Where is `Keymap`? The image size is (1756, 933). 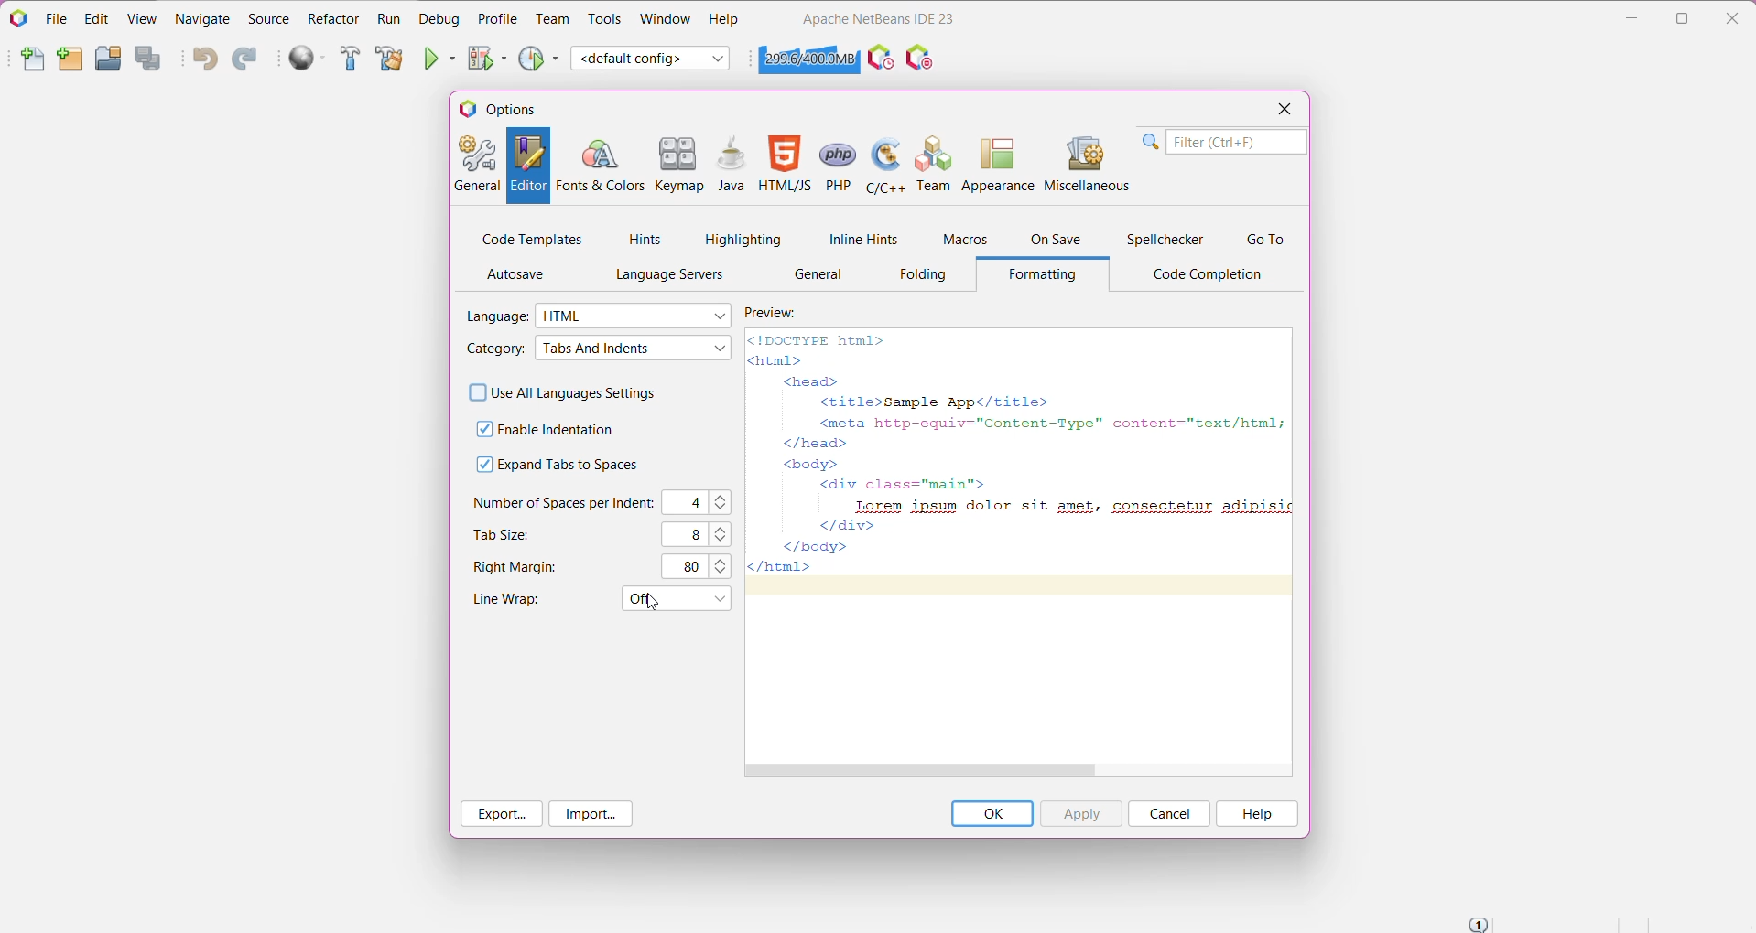
Keymap is located at coordinates (680, 166).